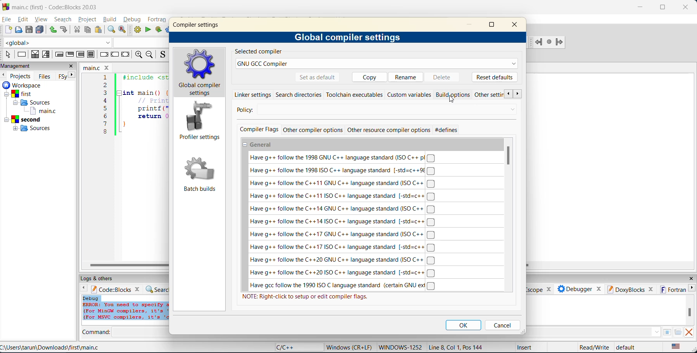 Image resolution: width=697 pixels, height=353 pixels. I want to click on rename, so click(407, 76).